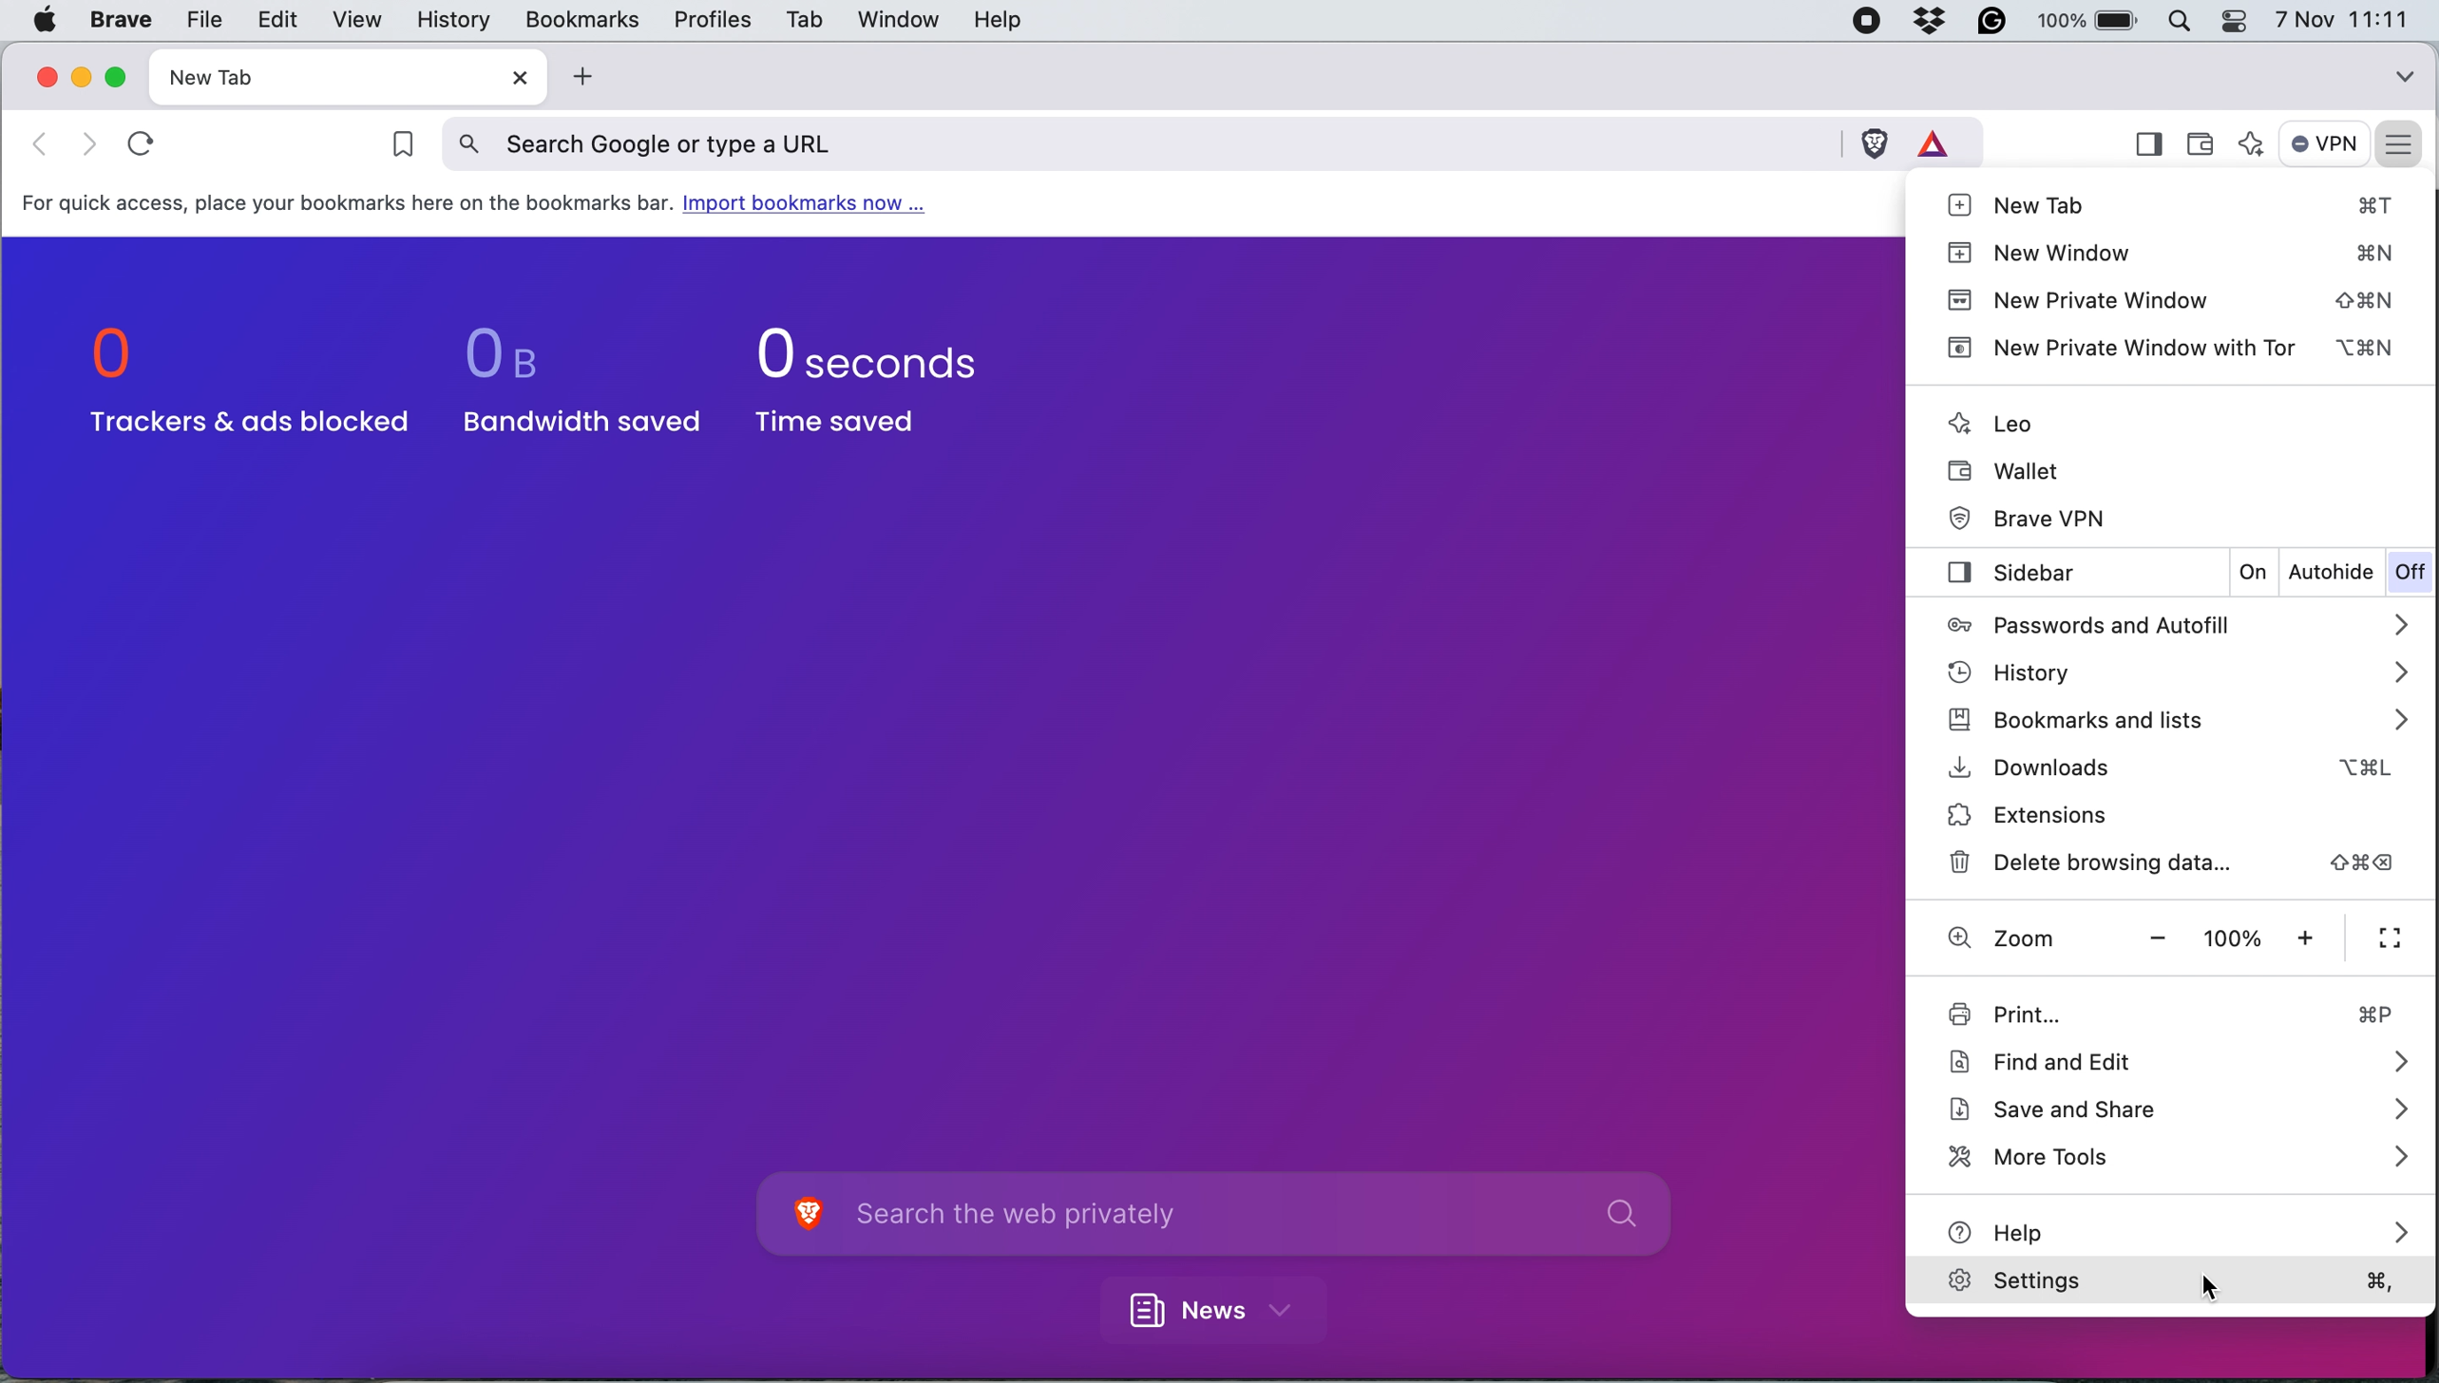 This screenshot has height=1383, width=2439. Describe the element at coordinates (893, 19) in the screenshot. I see `window` at that location.